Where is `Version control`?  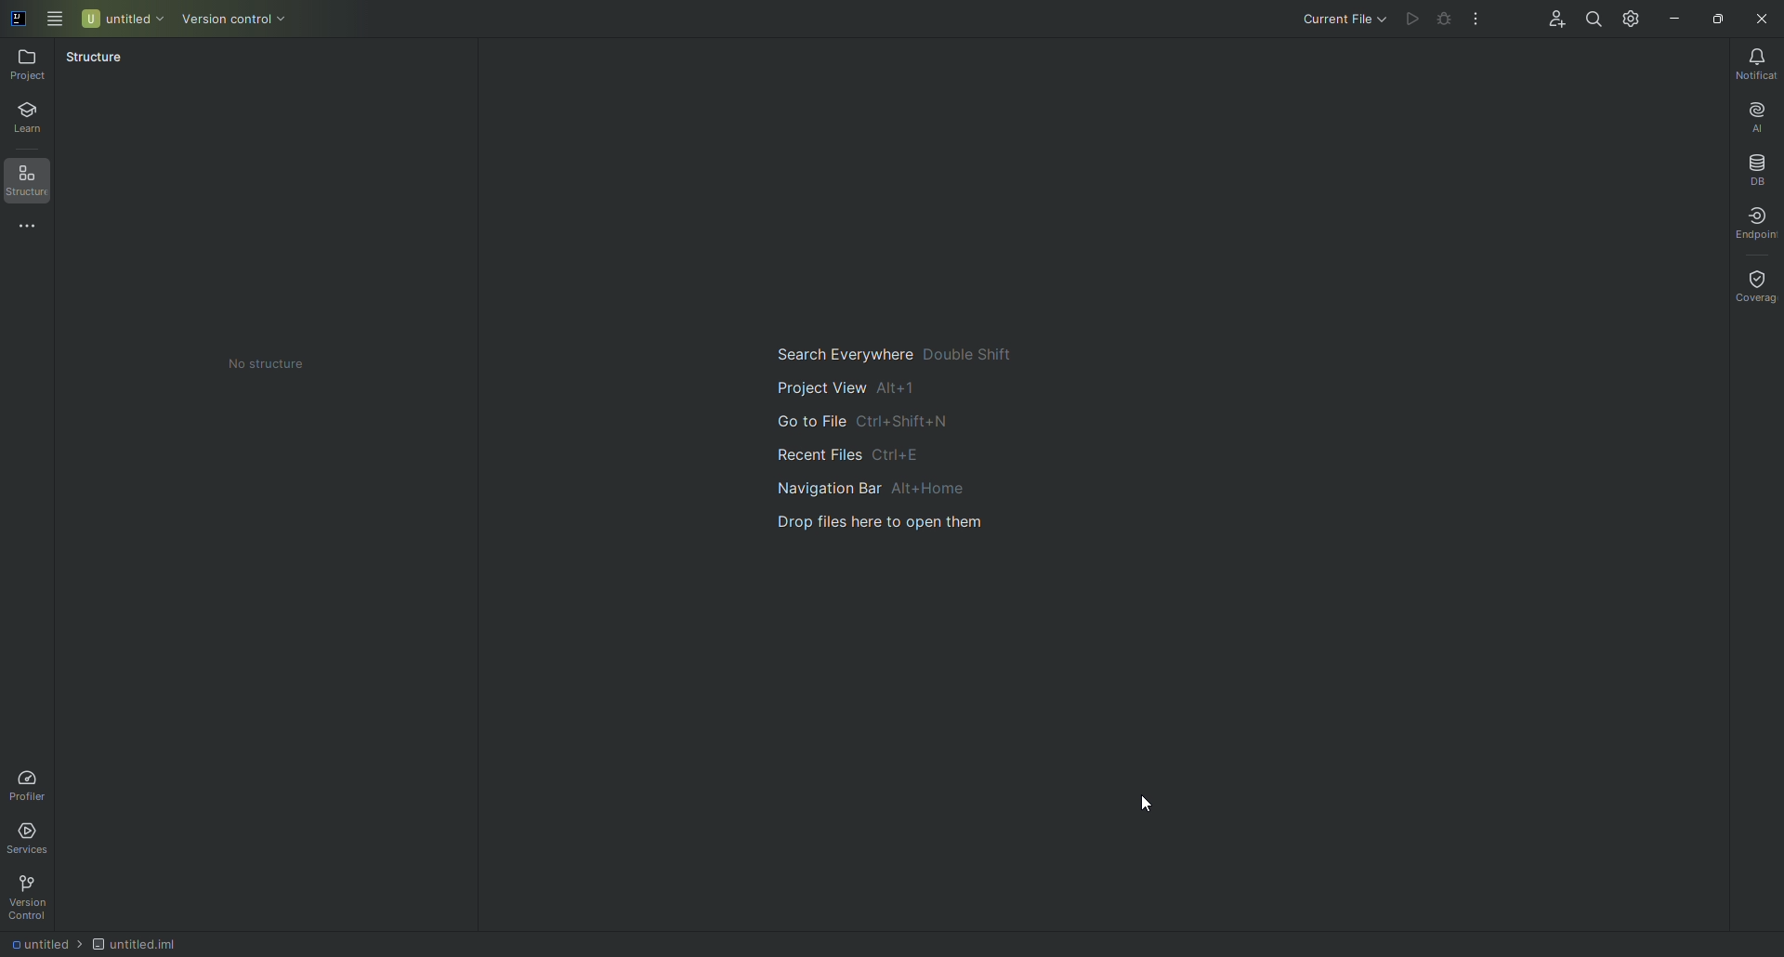 Version control is located at coordinates (241, 20).